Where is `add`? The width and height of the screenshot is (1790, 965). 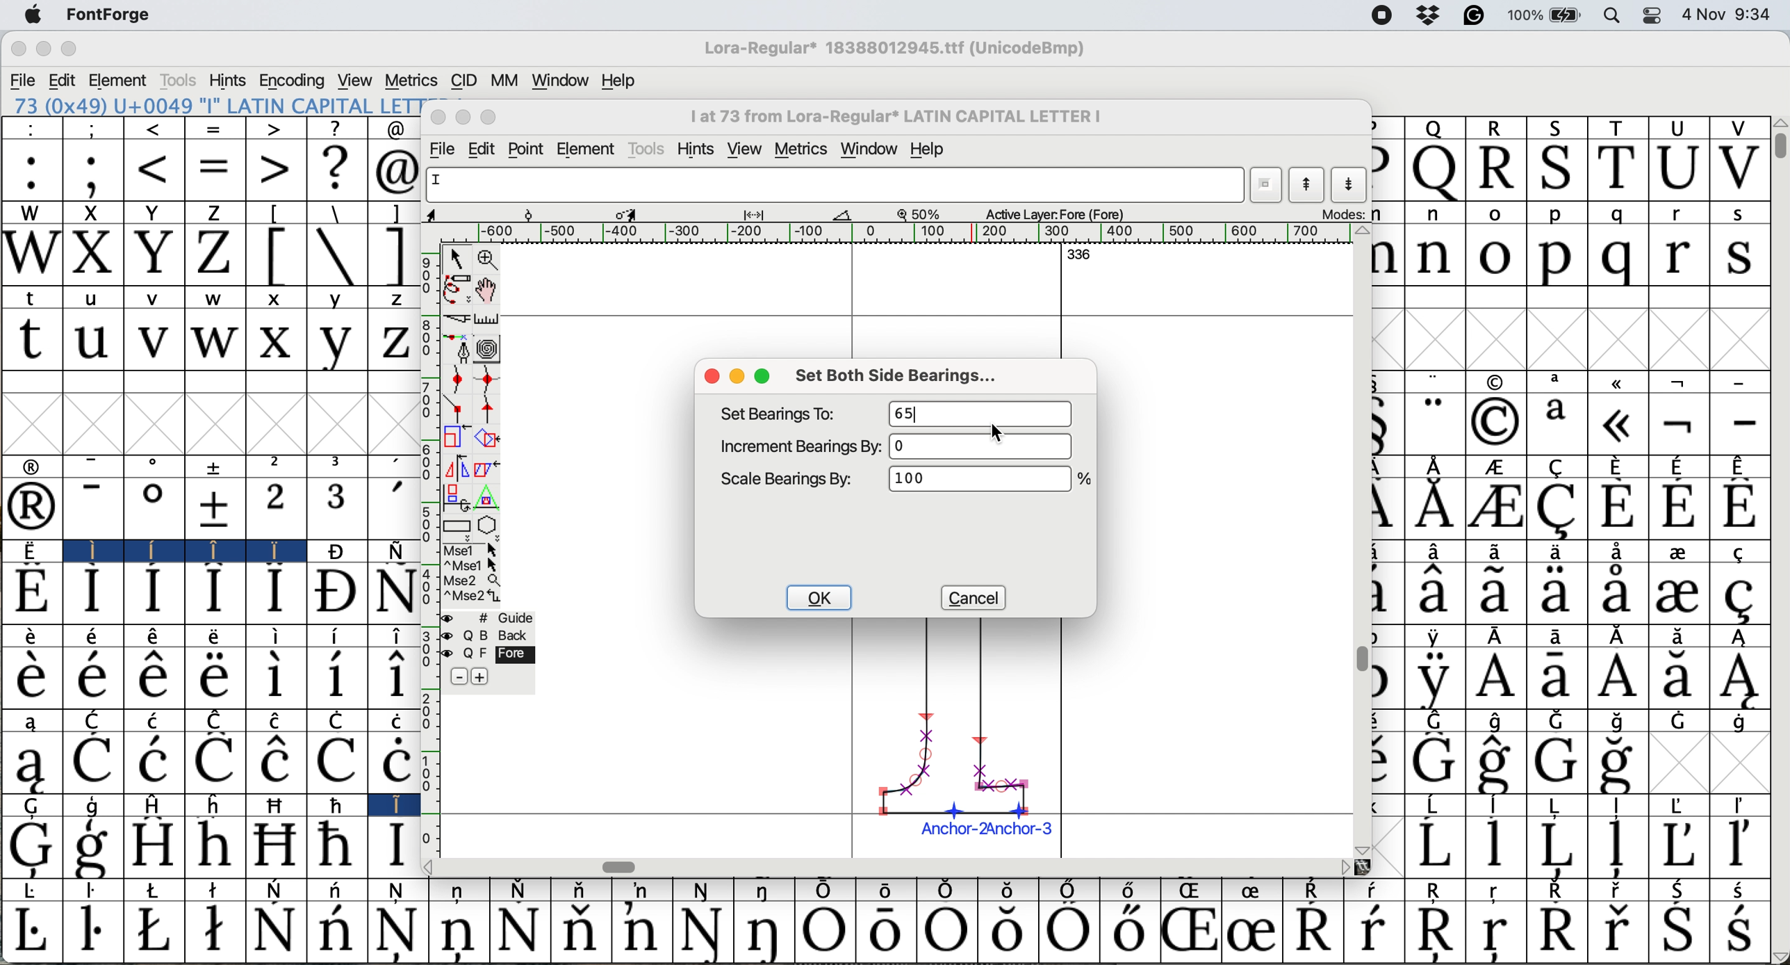
add is located at coordinates (482, 676).